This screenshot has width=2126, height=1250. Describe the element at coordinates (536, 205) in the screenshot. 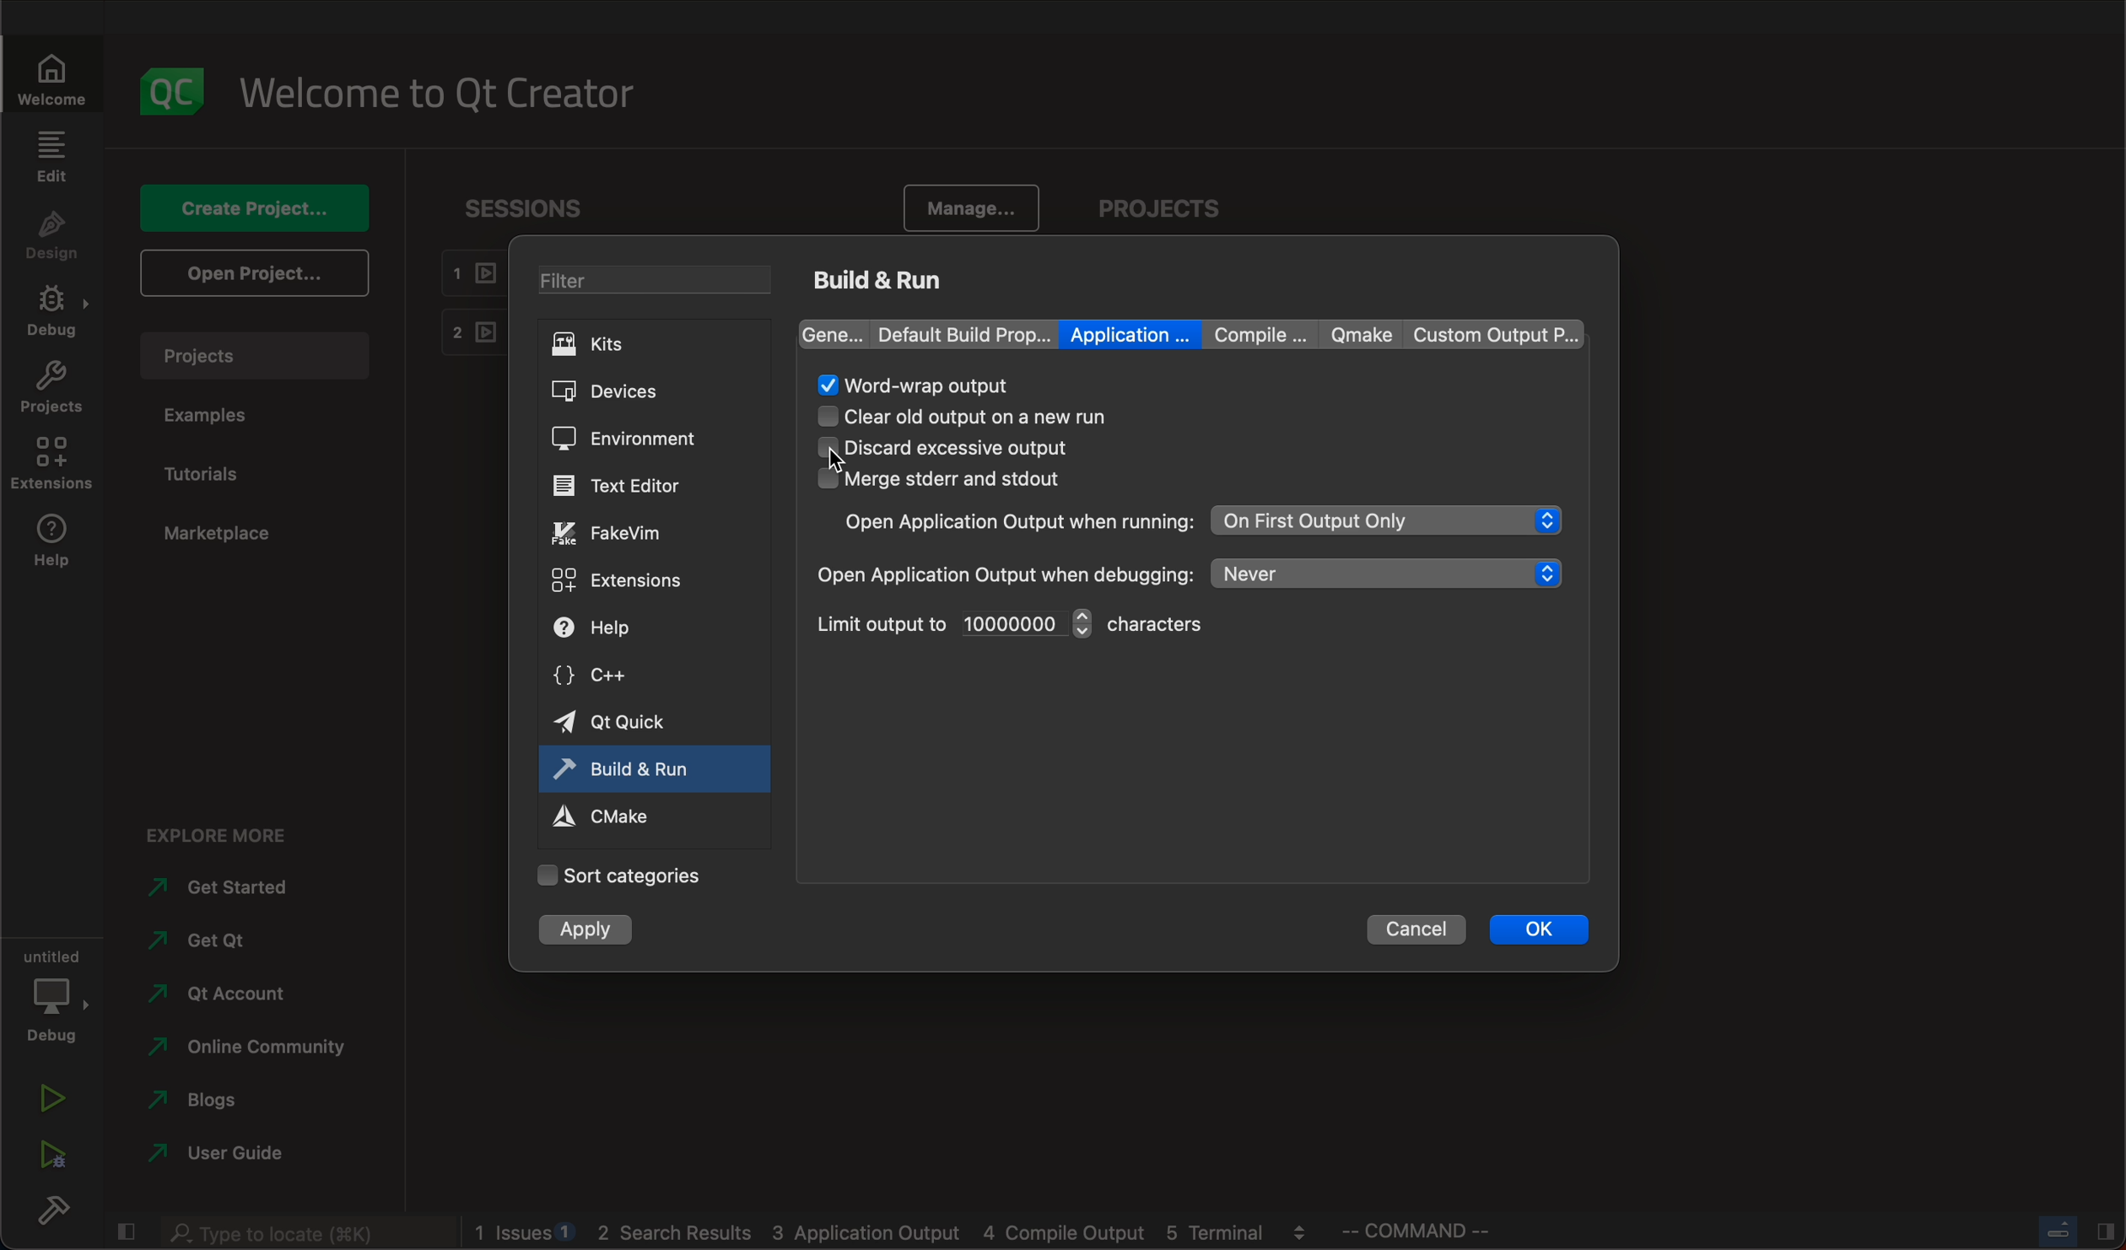

I see `sessions` at that location.